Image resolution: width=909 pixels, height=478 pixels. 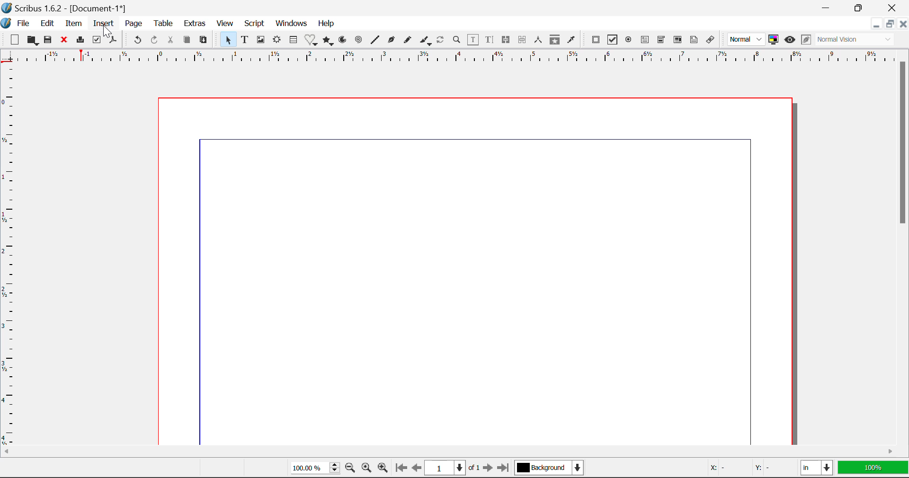 What do you see at coordinates (392, 41) in the screenshot?
I see `Bezier Curve` at bounding box center [392, 41].